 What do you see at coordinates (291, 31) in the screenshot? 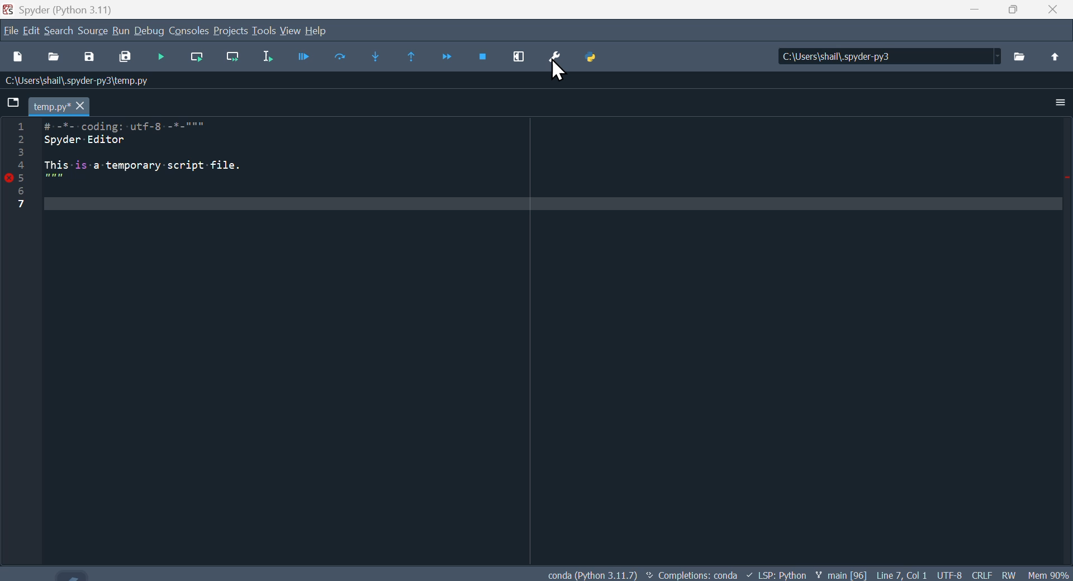
I see `View` at bounding box center [291, 31].